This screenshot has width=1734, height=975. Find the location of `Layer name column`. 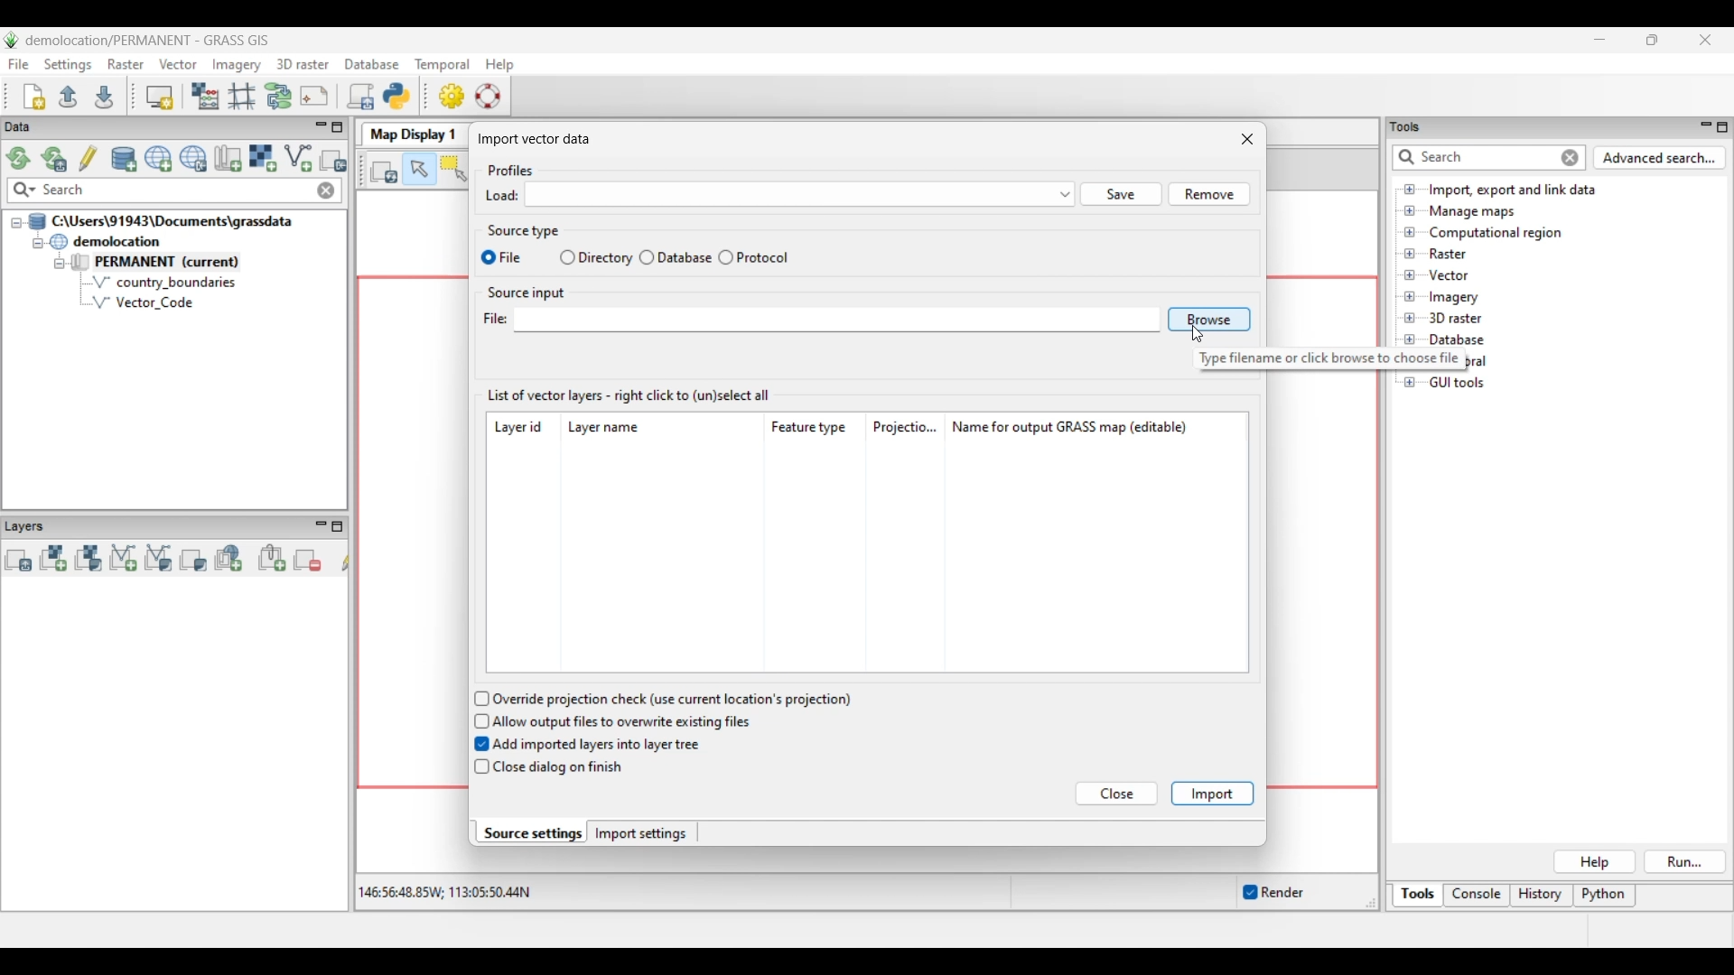

Layer name column is located at coordinates (635, 427).